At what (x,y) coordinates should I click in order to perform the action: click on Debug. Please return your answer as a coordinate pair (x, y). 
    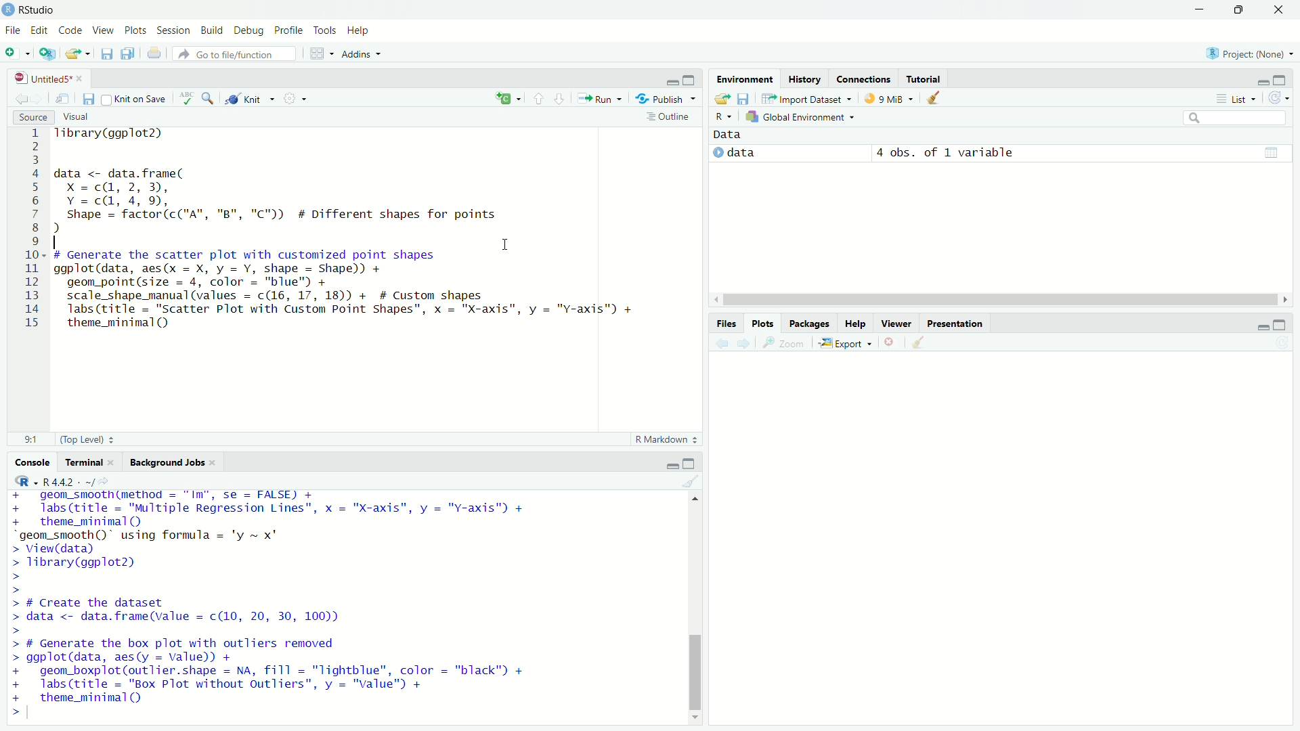
    Looking at the image, I should click on (248, 30).